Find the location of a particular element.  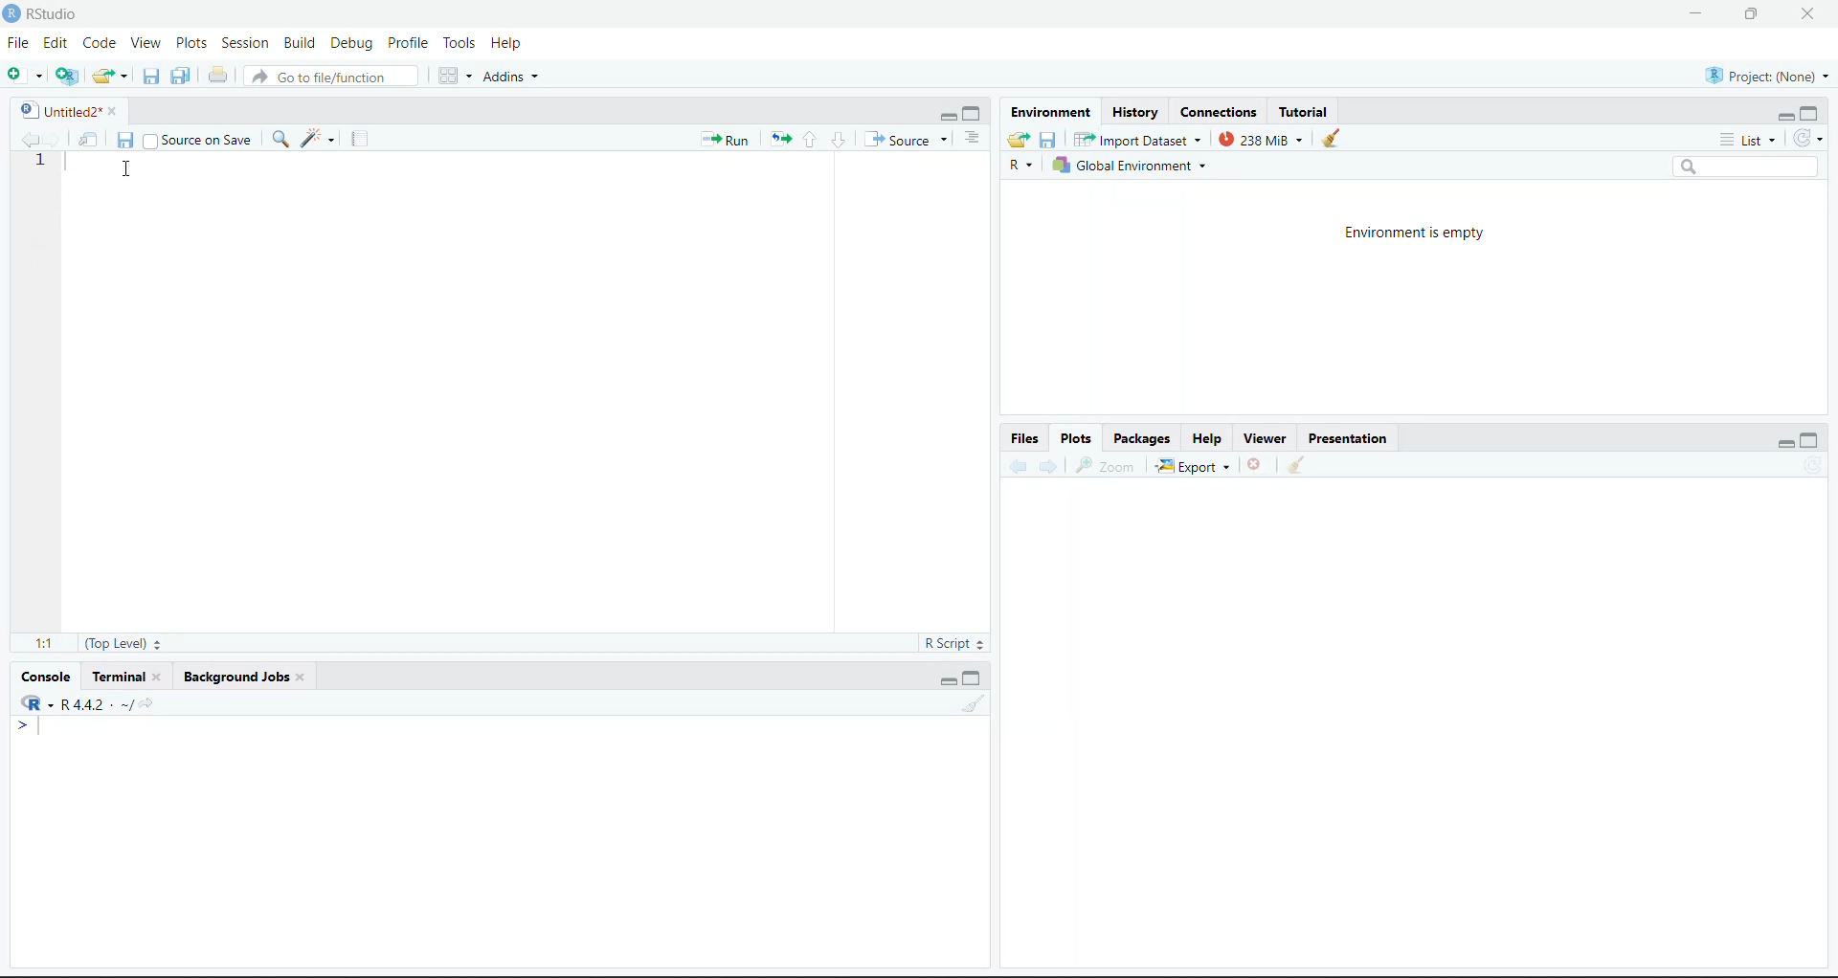

Tools is located at coordinates (461, 43).